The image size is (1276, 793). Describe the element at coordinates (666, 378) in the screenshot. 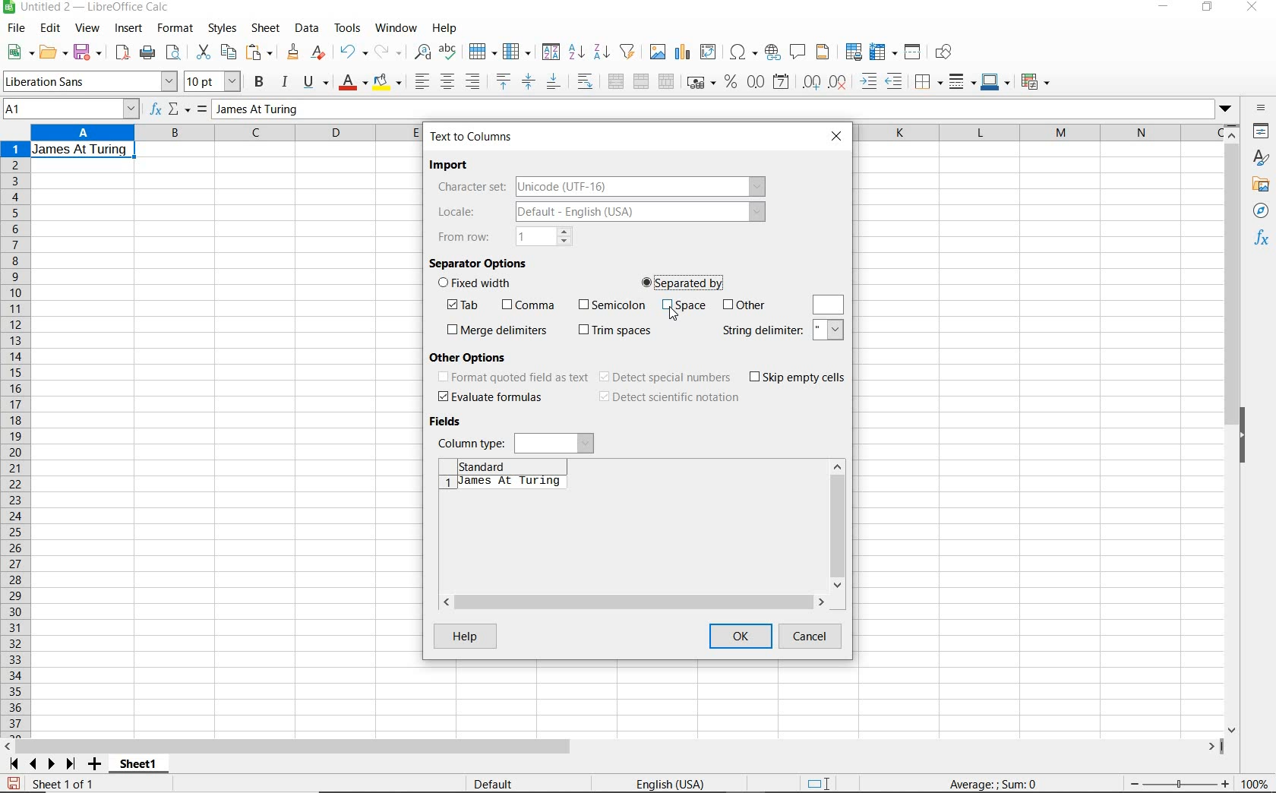

I see `detect special numbers` at that location.